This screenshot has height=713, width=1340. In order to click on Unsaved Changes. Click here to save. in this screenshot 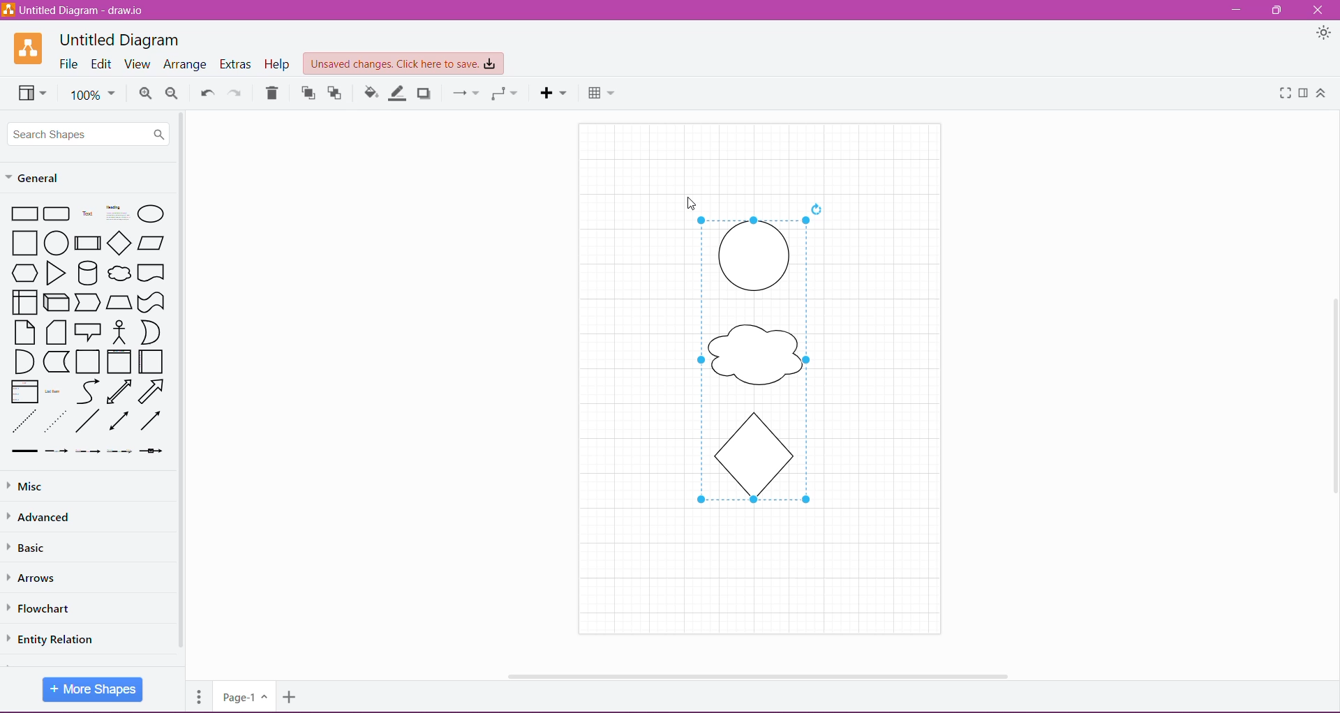, I will do `click(404, 64)`.